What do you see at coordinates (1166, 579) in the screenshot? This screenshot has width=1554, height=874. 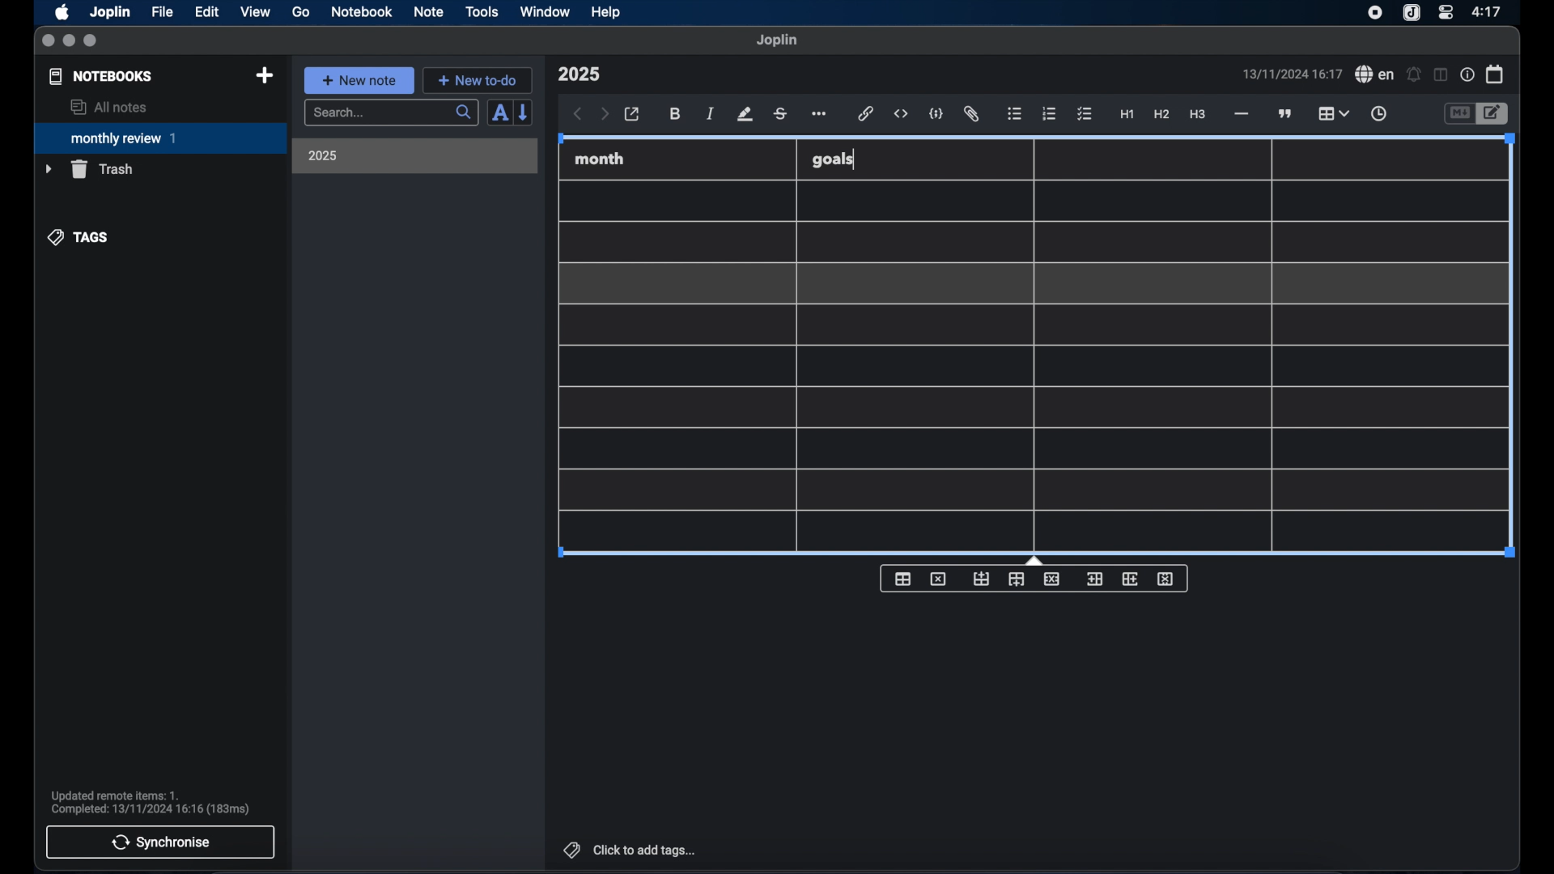 I see `delete column` at bounding box center [1166, 579].